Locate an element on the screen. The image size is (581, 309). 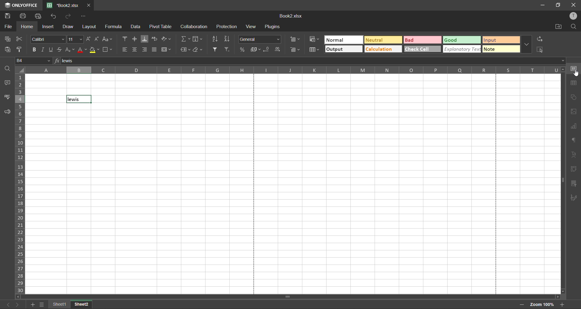
move left is located at coordinates (19, 296).